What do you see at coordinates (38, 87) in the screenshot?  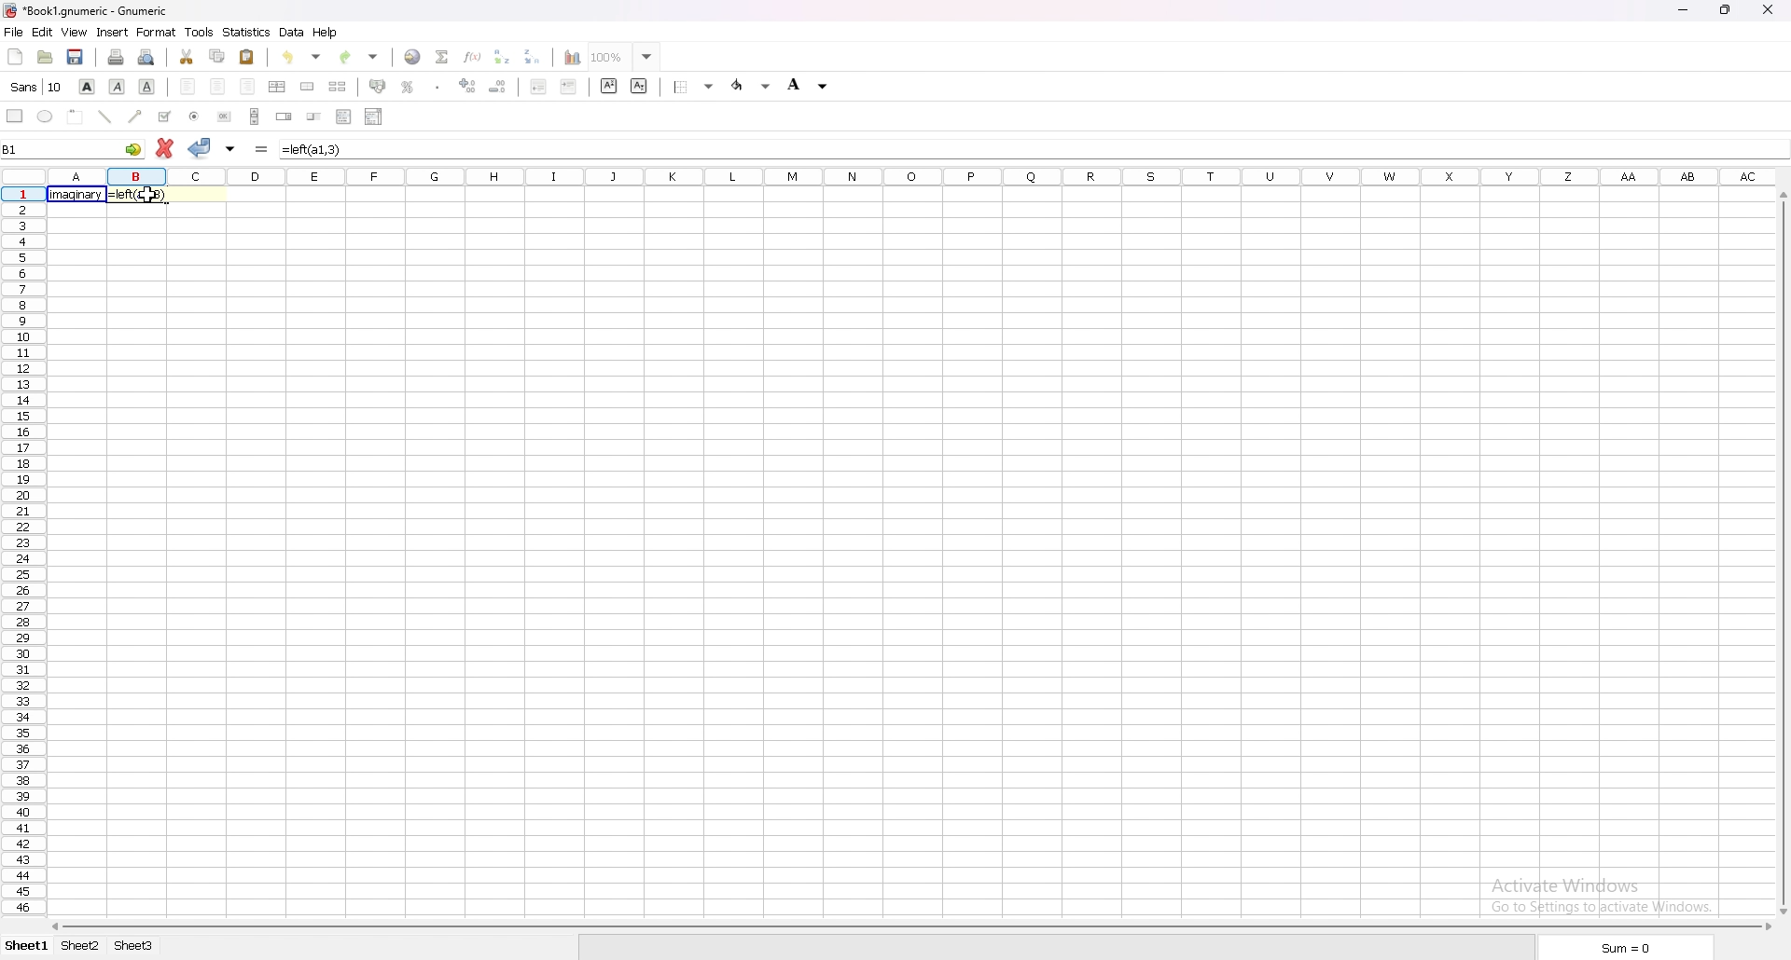 I see `font` at bounding box center [38, 87].